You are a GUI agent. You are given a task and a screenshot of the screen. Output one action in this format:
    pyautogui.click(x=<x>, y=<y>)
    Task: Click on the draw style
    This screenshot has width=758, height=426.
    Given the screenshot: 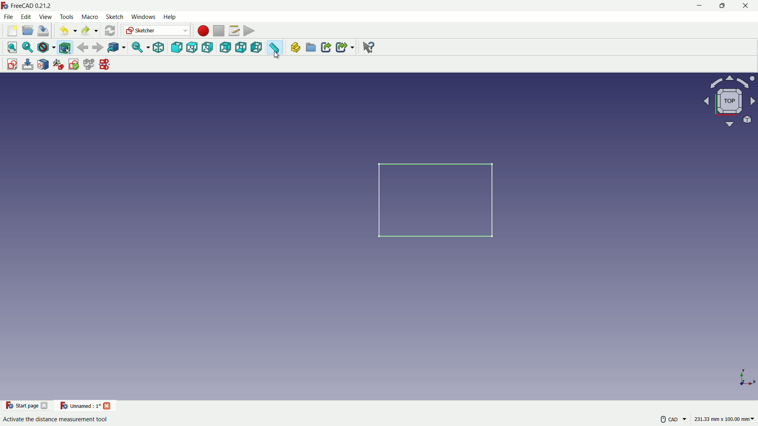 What is the action you would take?
    pyautogui.click(x=46, y=47)
    